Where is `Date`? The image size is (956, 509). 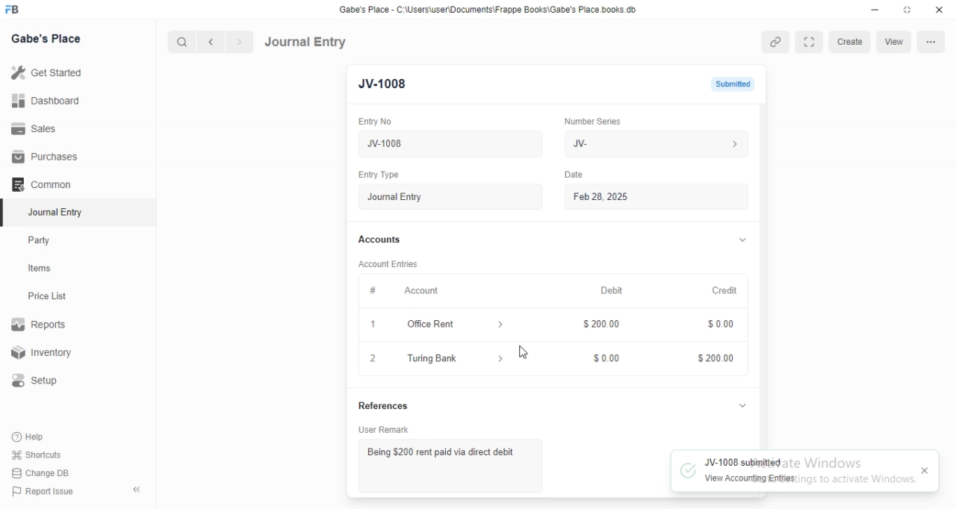
Date is located at coordinates (576, 174).